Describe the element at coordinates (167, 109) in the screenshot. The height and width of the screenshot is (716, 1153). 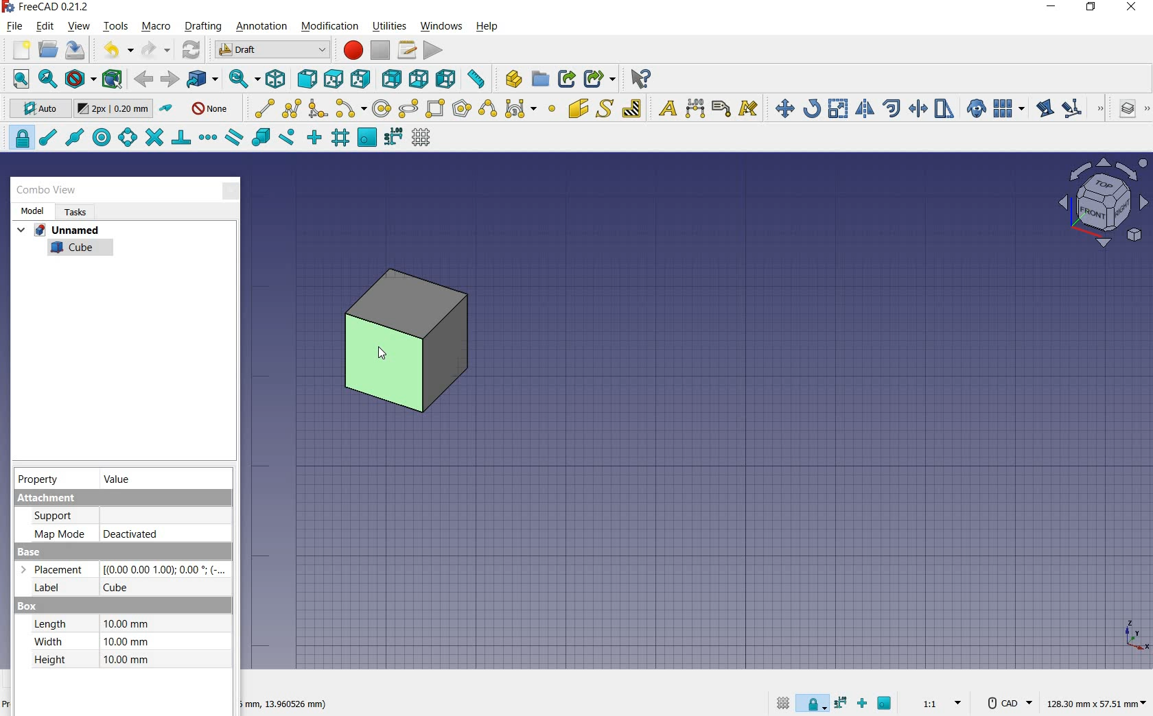
I see `toggle construction mode` at that location.